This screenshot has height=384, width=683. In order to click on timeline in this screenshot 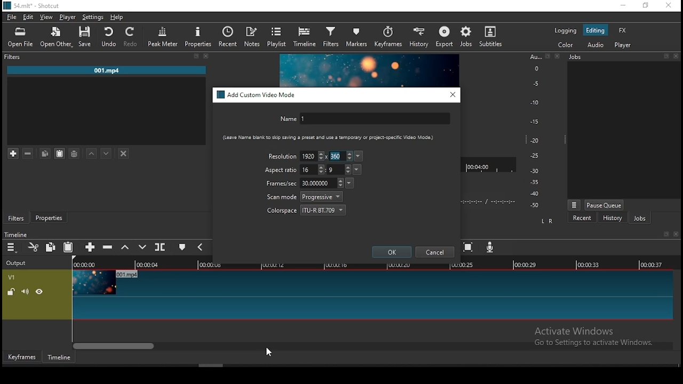, I will do `click(306, 37)`.